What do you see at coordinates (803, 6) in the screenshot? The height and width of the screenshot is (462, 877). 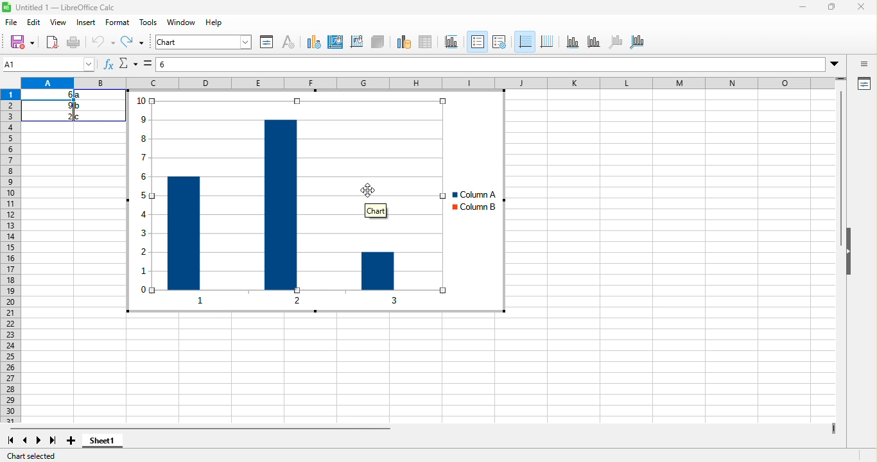 I see `minimize` at bounding box center [803, 6].